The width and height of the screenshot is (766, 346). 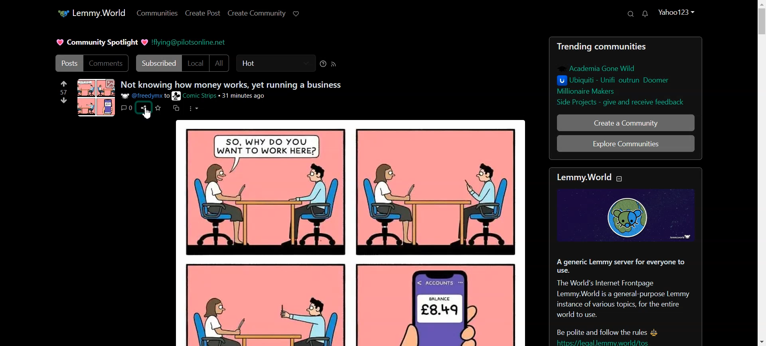 I want to click on Text, so click(x=232, y=85).